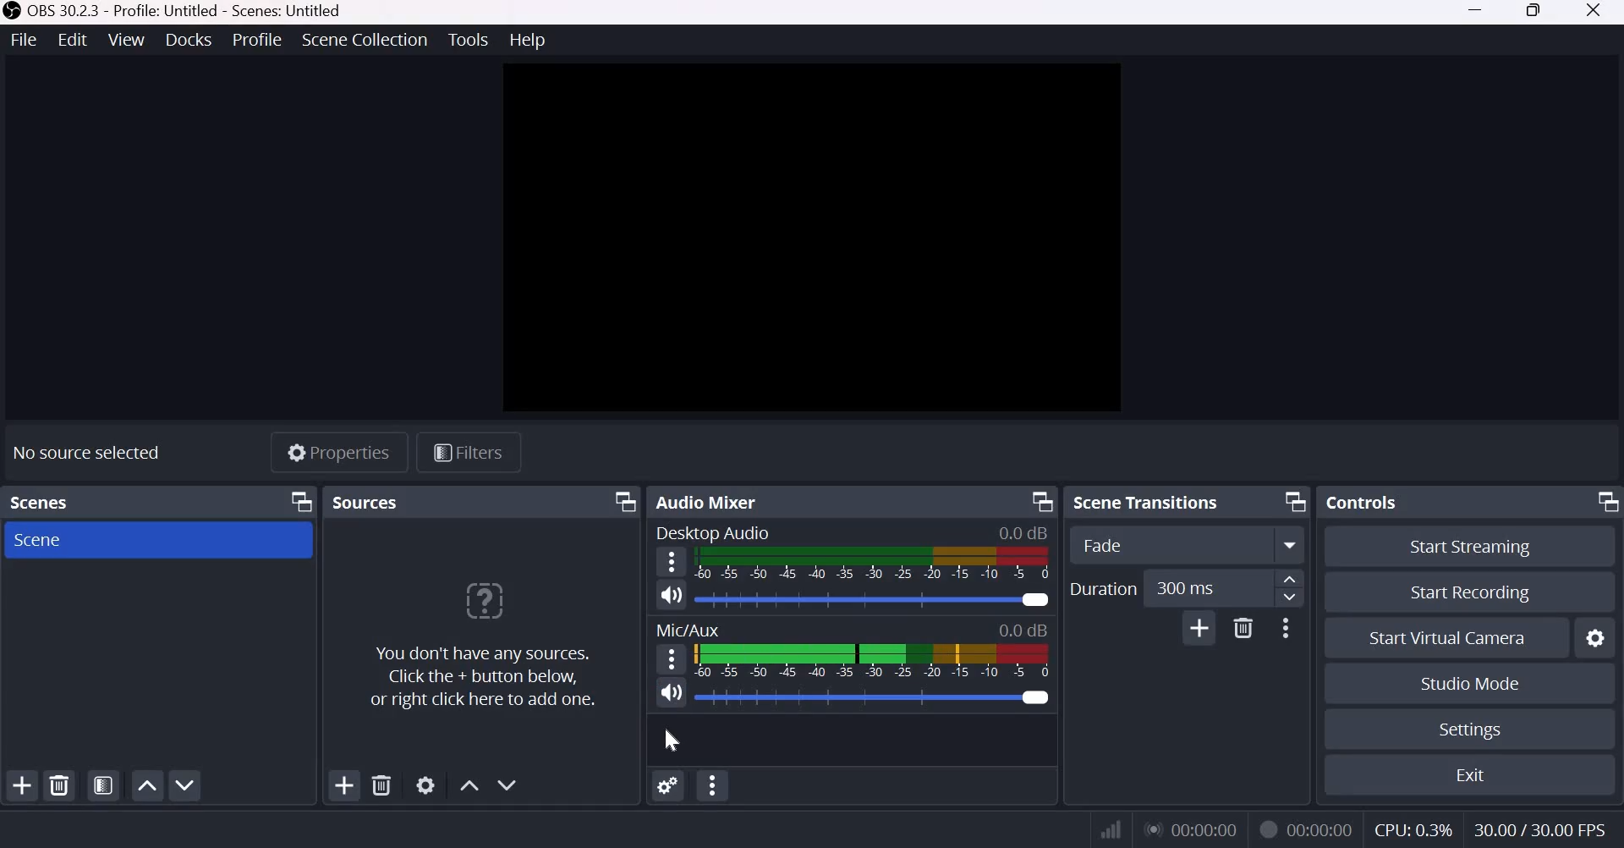  Describe the element at coordinates (1534, 12) in the screenshot. I see `Window size toggle` at that location.